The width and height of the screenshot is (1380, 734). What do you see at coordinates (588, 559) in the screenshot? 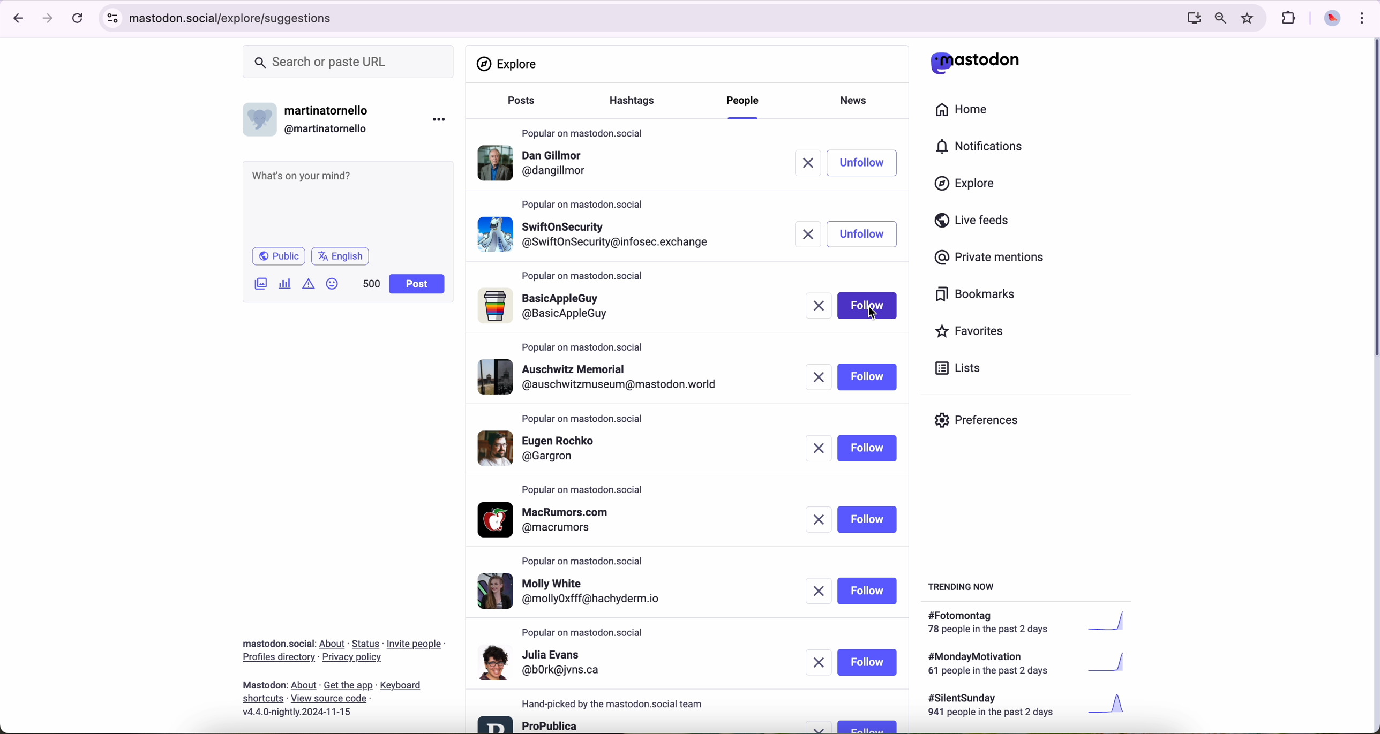
I see `popular on mastodon.social` at bounding box center [588, 559].